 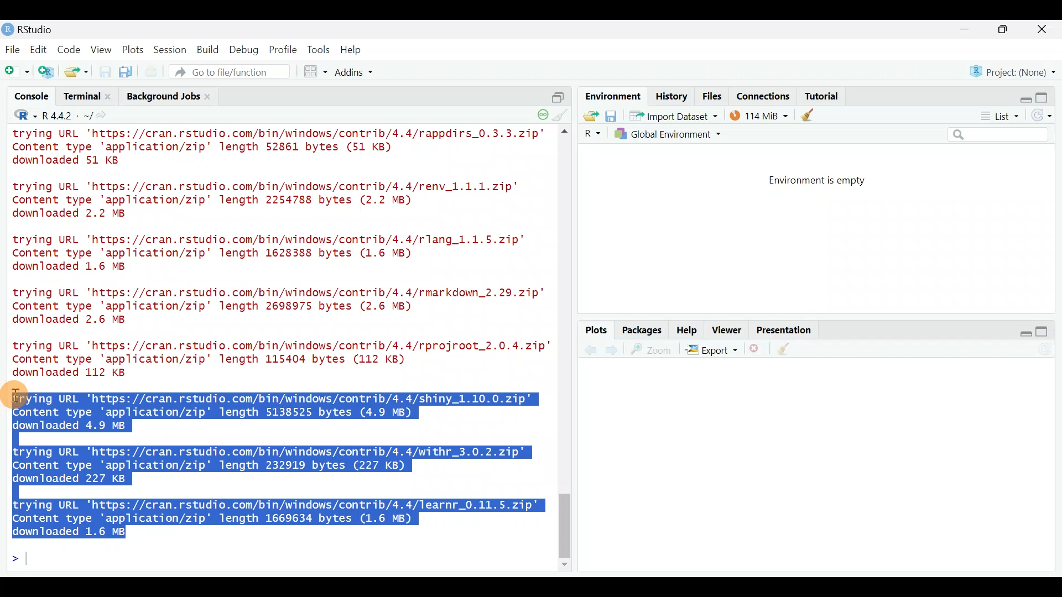 What do you see at coordinates (1048, 350) in the screenshot?
I see `Refresh current plot` at bounding box center [1048, 350].